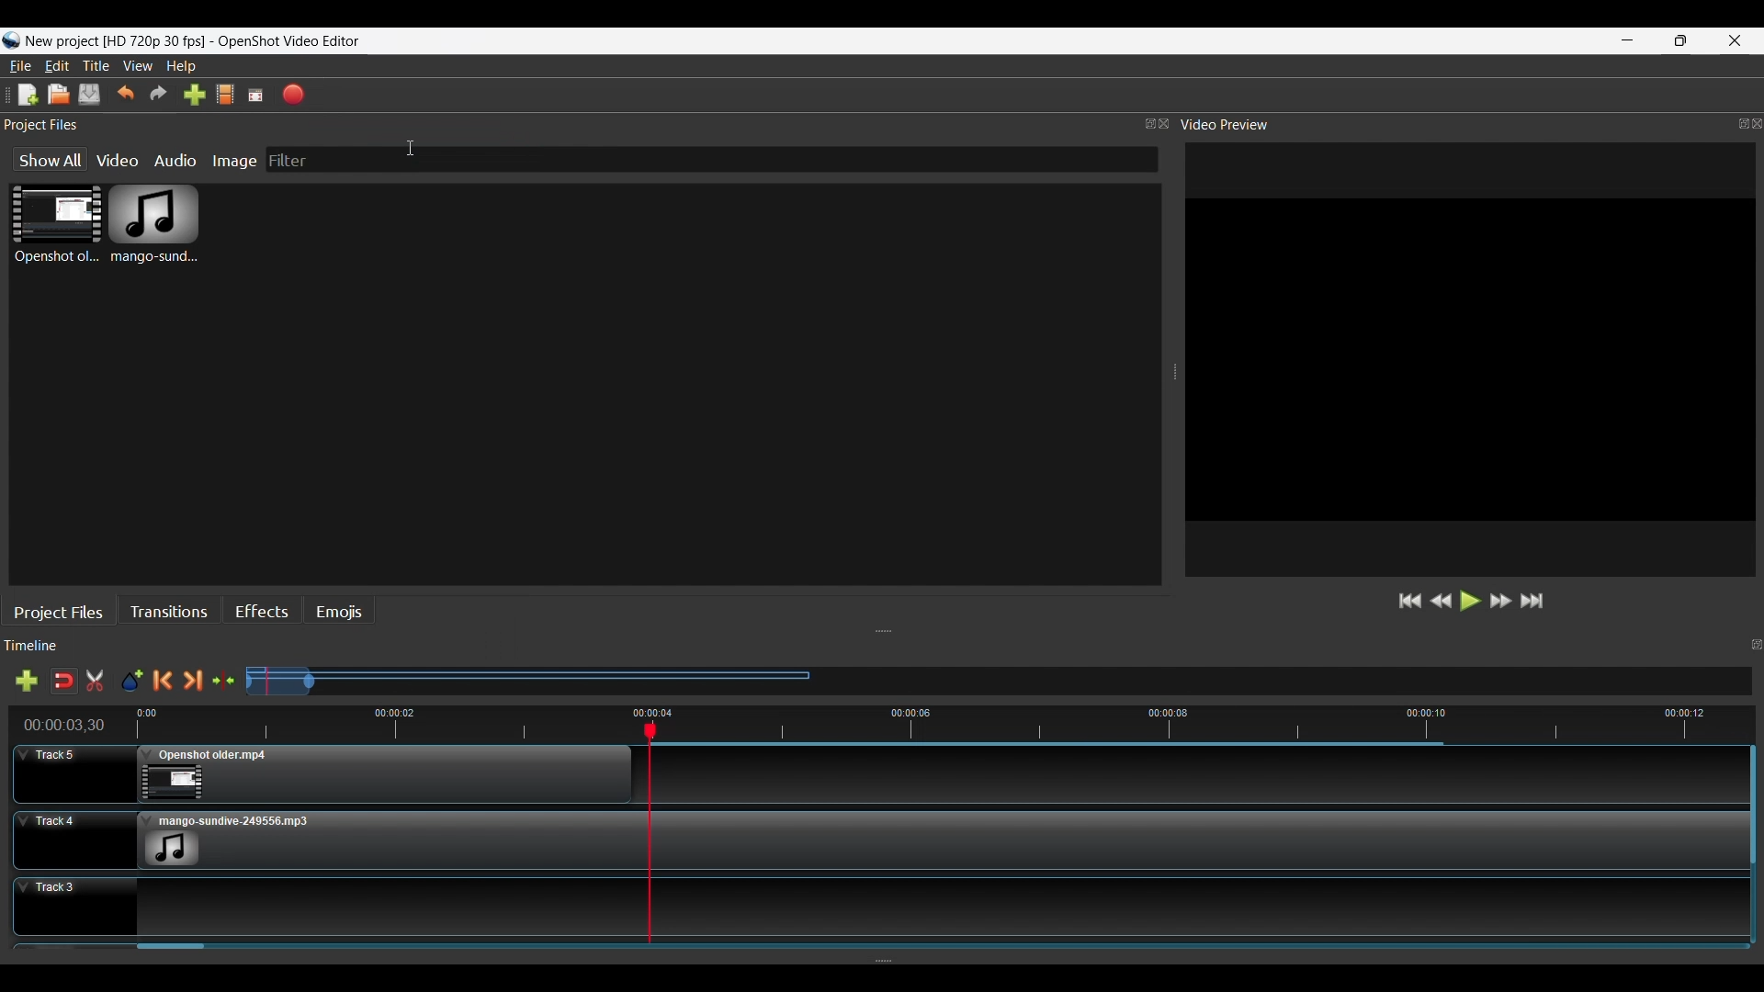  I want to click on Emojis, so click(340, 607).